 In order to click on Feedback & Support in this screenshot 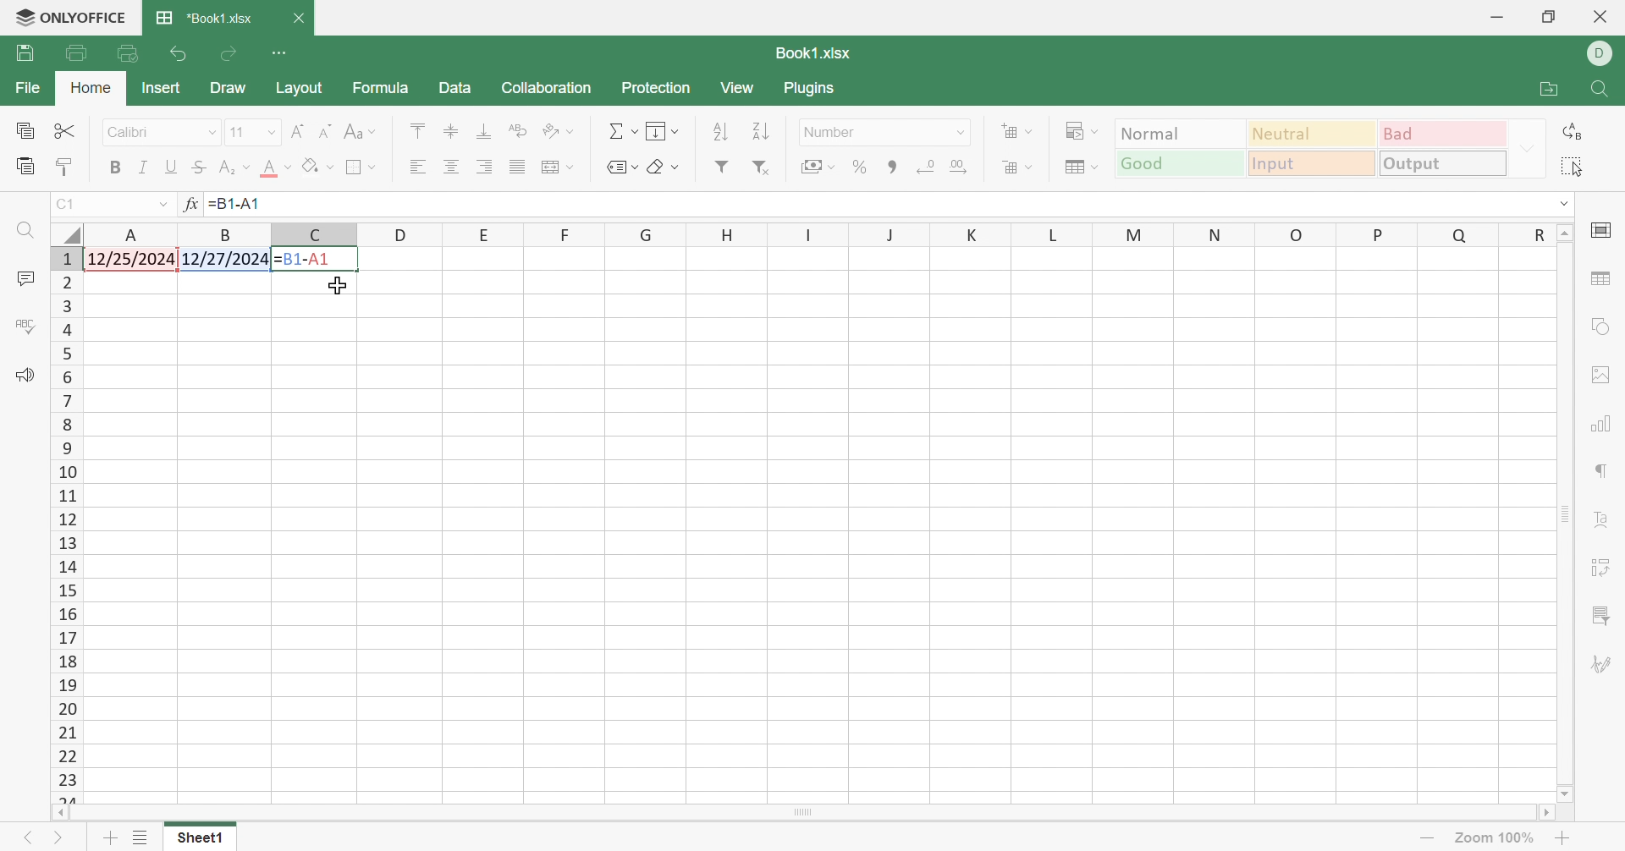, I will do `click(26, 375)`.